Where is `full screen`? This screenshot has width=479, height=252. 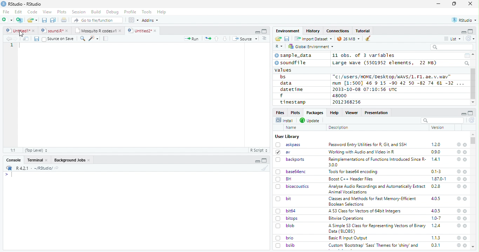 full screen is located at coordinates (471, 113).